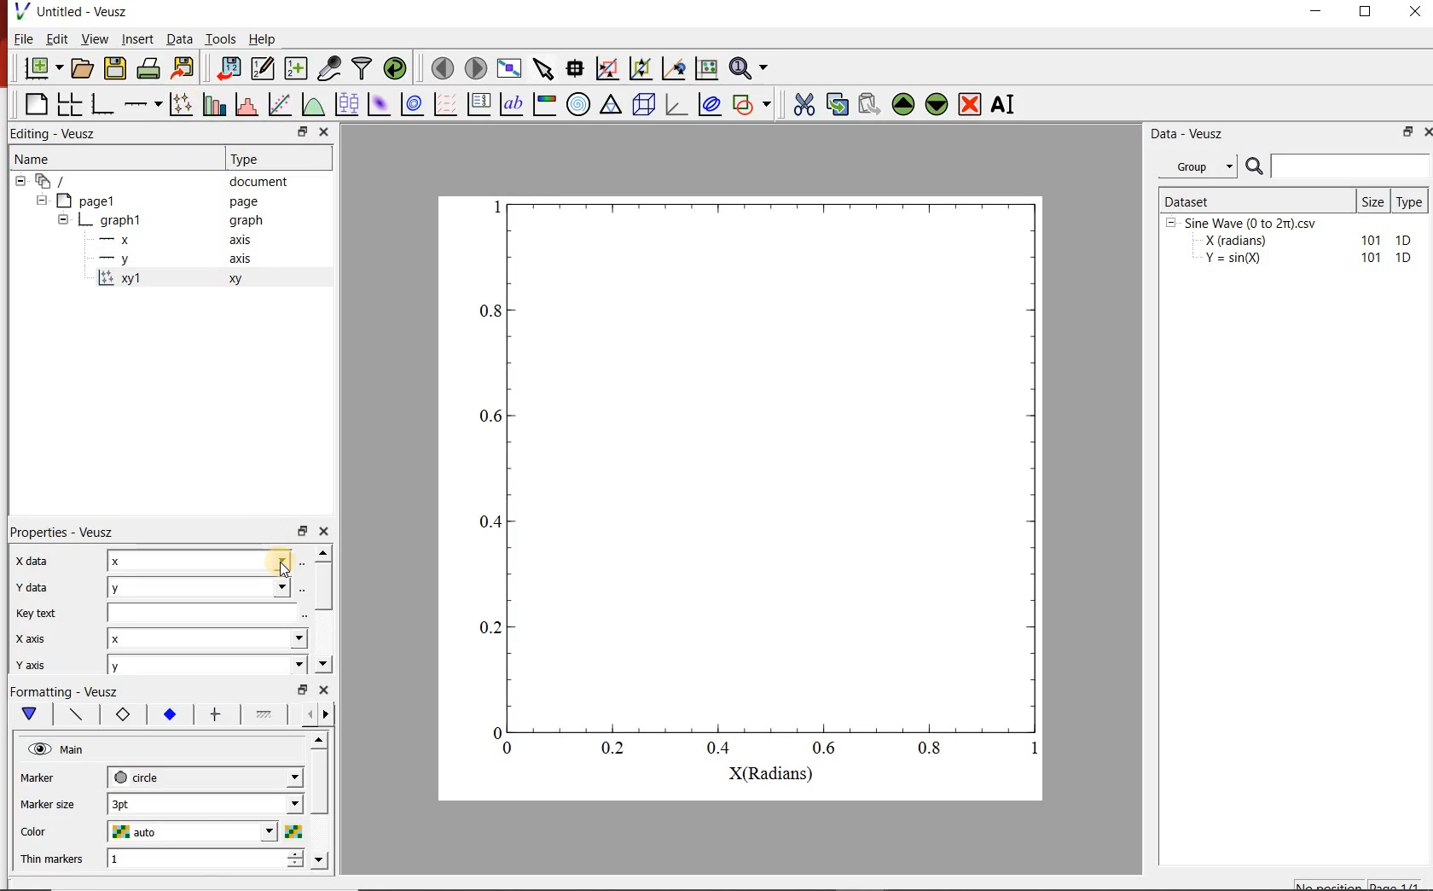 The height and width of the screenshot is (891, 1433). I want to click on click to zoom out, so click(643, 67).